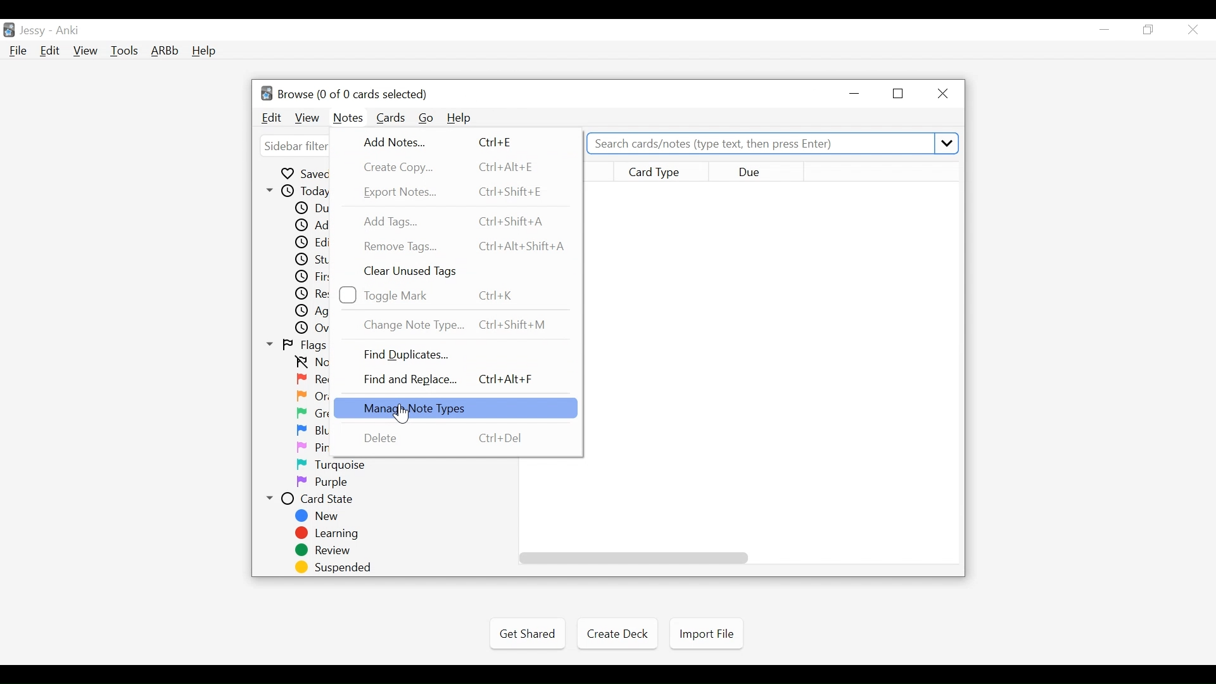 The height and width of the screenshot is (684, 1216). Describe the element at coordinates (392, 118) in the screenshot. I see `Cards` at that location.